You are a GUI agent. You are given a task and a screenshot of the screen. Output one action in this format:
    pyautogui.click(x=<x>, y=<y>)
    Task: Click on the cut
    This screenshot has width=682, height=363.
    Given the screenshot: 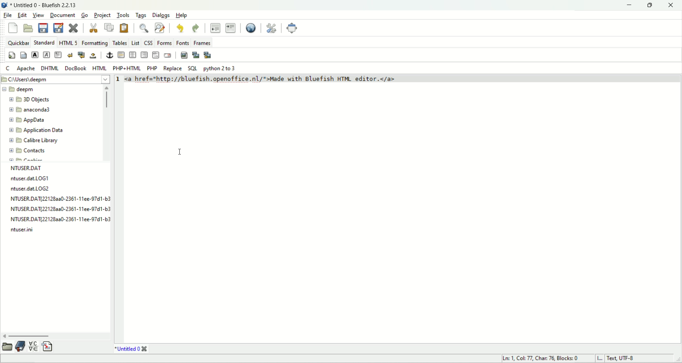 What is the action you would take?
    pyautogui.click(x=93, y=28)
    